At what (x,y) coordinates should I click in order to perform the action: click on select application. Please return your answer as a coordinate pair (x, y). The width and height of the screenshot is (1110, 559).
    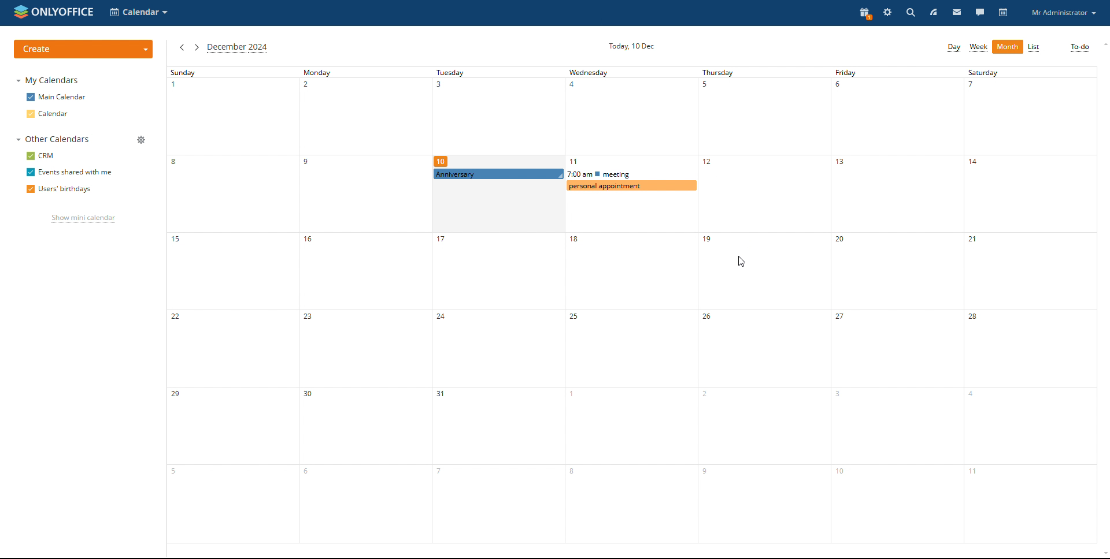
    Looking at the image, I should click on (140, 13).